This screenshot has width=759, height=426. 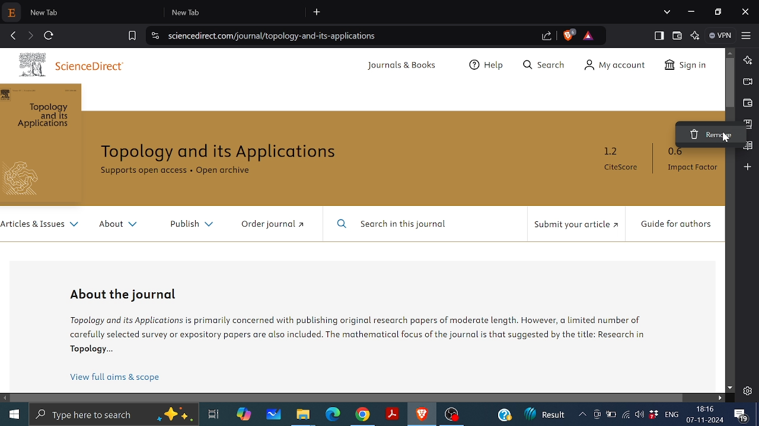 I want to click on Close window, so click(x=745, y=11).